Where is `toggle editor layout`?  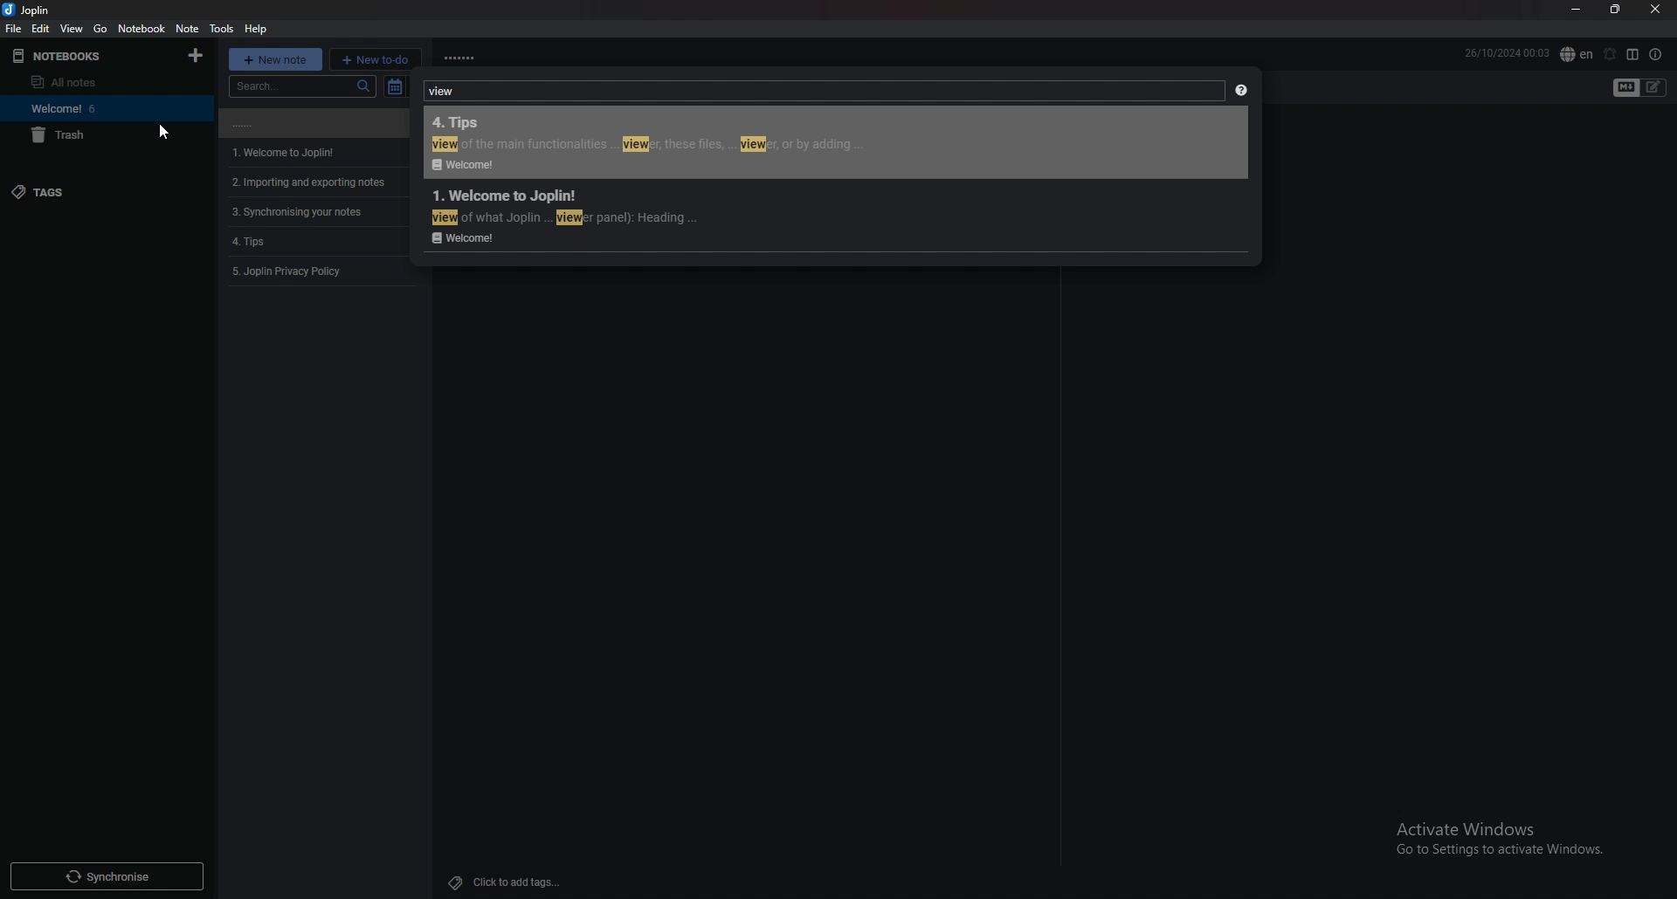 toggle editor layout is located at coordinates (1634, 54).